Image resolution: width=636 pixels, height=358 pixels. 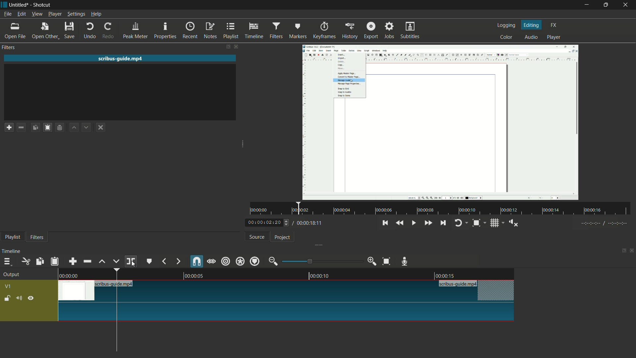 What do you see at coordinates (297, 31) in the screenshot?
I see `markers` at bounding box center [297, 31].